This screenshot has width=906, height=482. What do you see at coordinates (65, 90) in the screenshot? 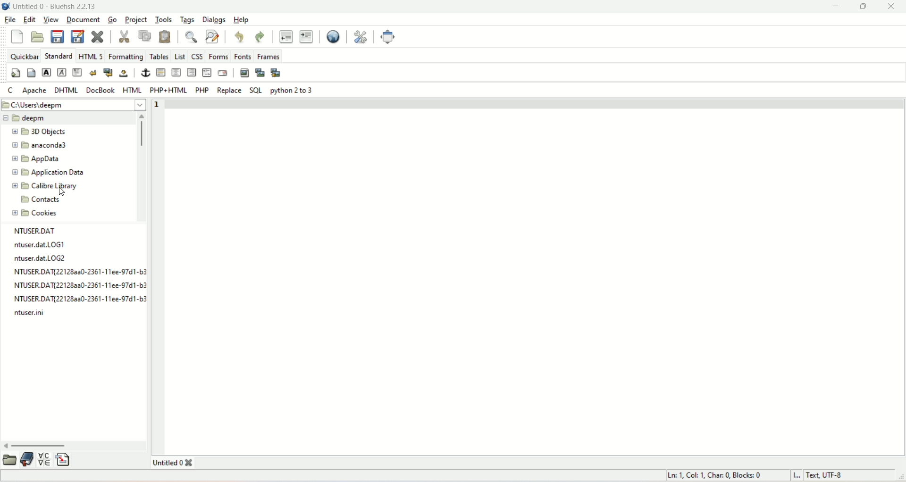
I see `DHTML` at bounding box center [65, 90].